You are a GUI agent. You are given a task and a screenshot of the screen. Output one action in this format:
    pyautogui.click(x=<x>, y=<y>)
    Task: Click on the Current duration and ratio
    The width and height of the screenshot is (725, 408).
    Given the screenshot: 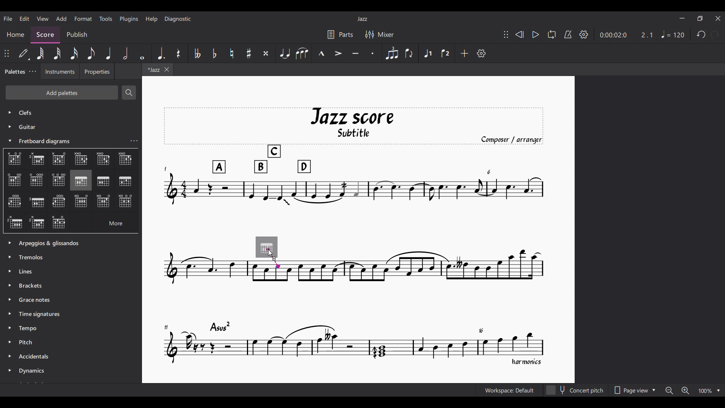 What is the action you would take?
    pyautogui.click(x=626, y=35)
    